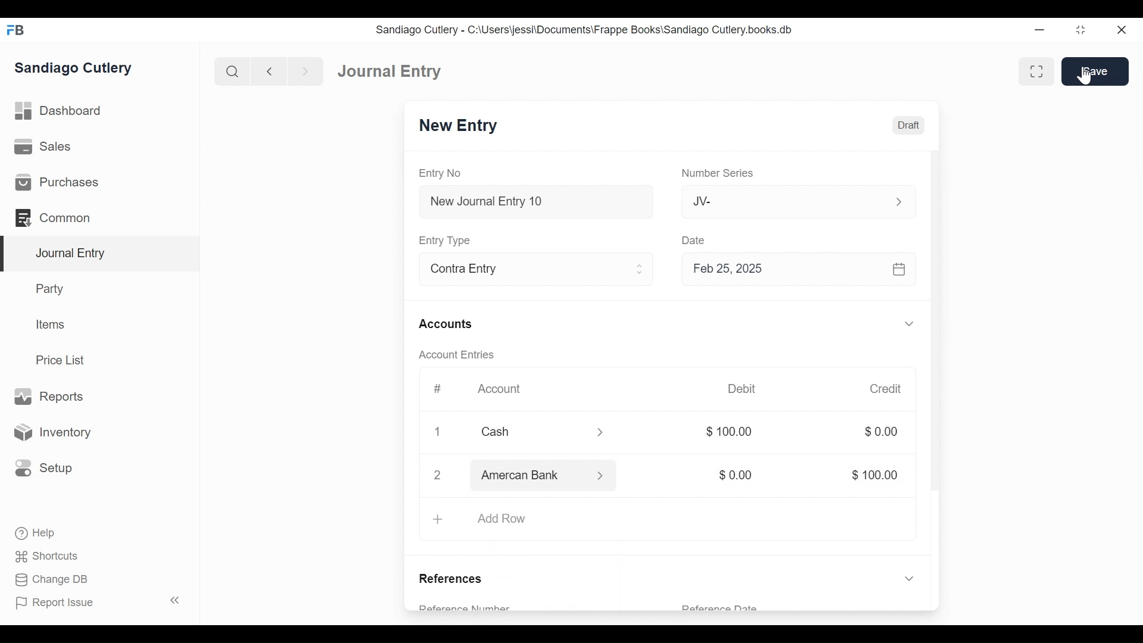  I want to click on Contra Entry, so click(521, 270).